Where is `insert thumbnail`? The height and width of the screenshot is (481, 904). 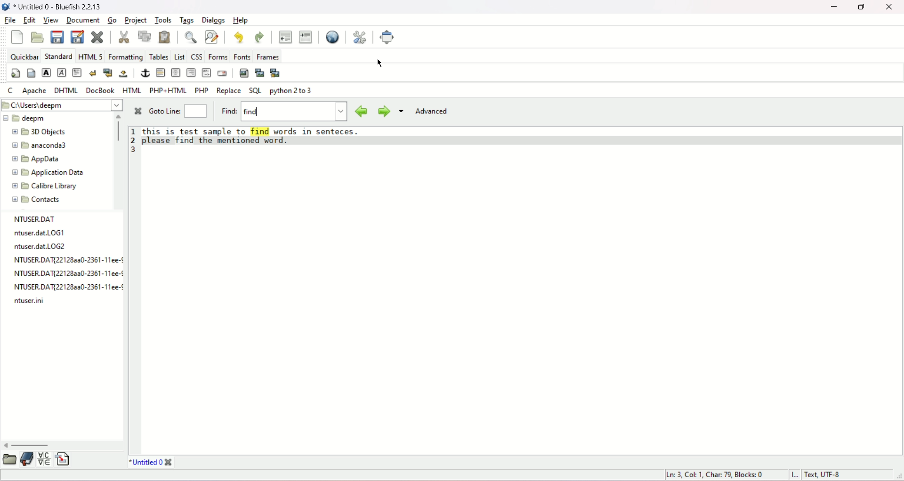 insert thumbnail is located at coordinates (259, 73).